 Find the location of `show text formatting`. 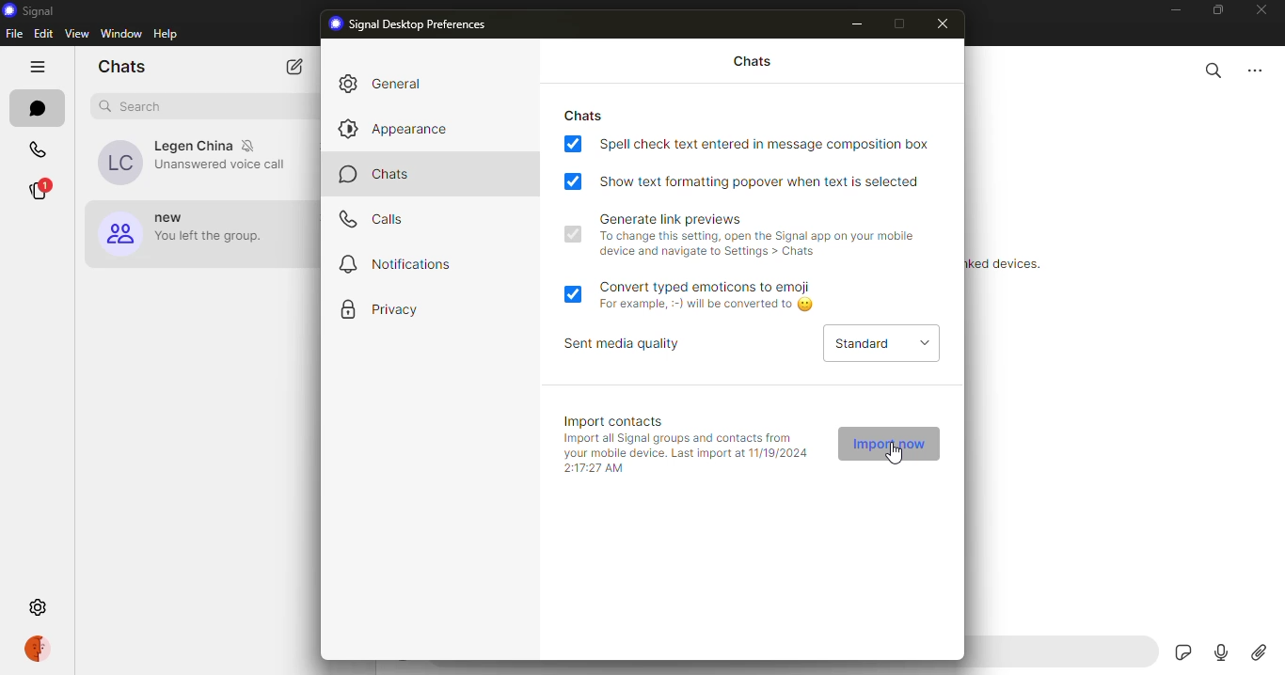

show text formatting is located at coordinates (768, 181).